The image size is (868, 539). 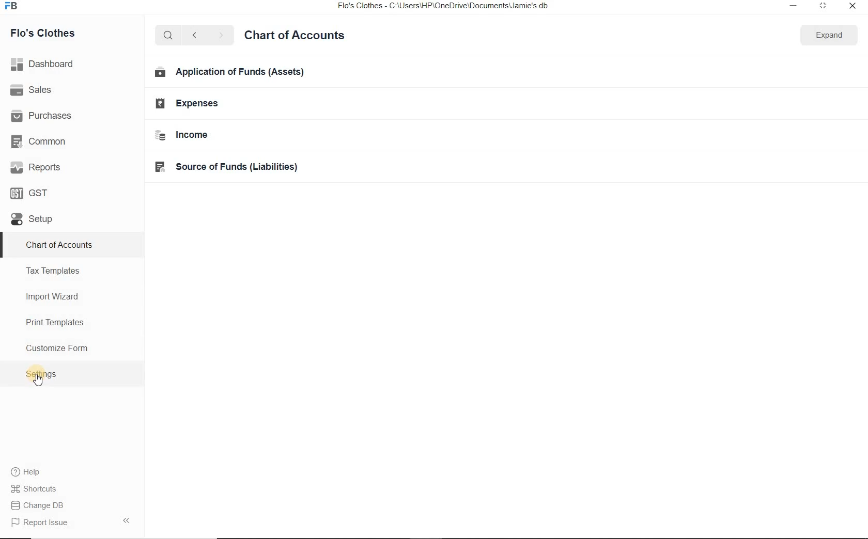 I want to click on Flo's Clothes - C:\Users\HP\OneDrive\Documents\Jamie's db, so click(x=447, y=7).